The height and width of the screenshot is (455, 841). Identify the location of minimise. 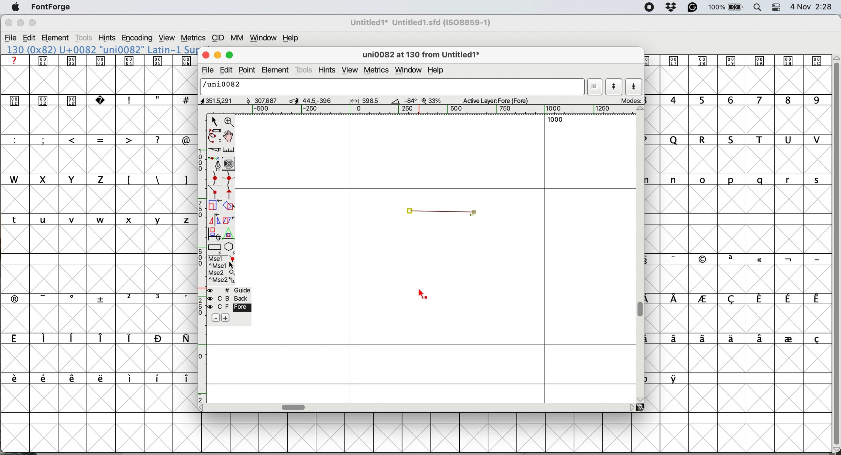
(216, 54).